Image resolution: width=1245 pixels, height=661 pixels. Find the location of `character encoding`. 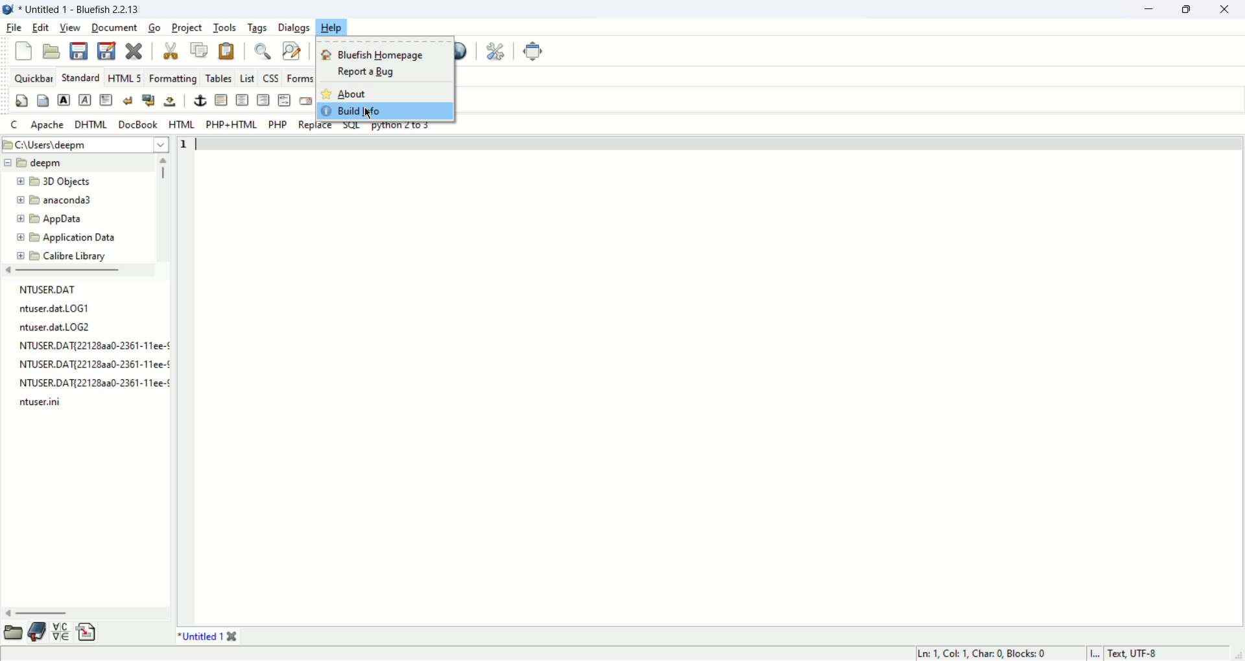

character encoding is located at coordinates (1143, 653).